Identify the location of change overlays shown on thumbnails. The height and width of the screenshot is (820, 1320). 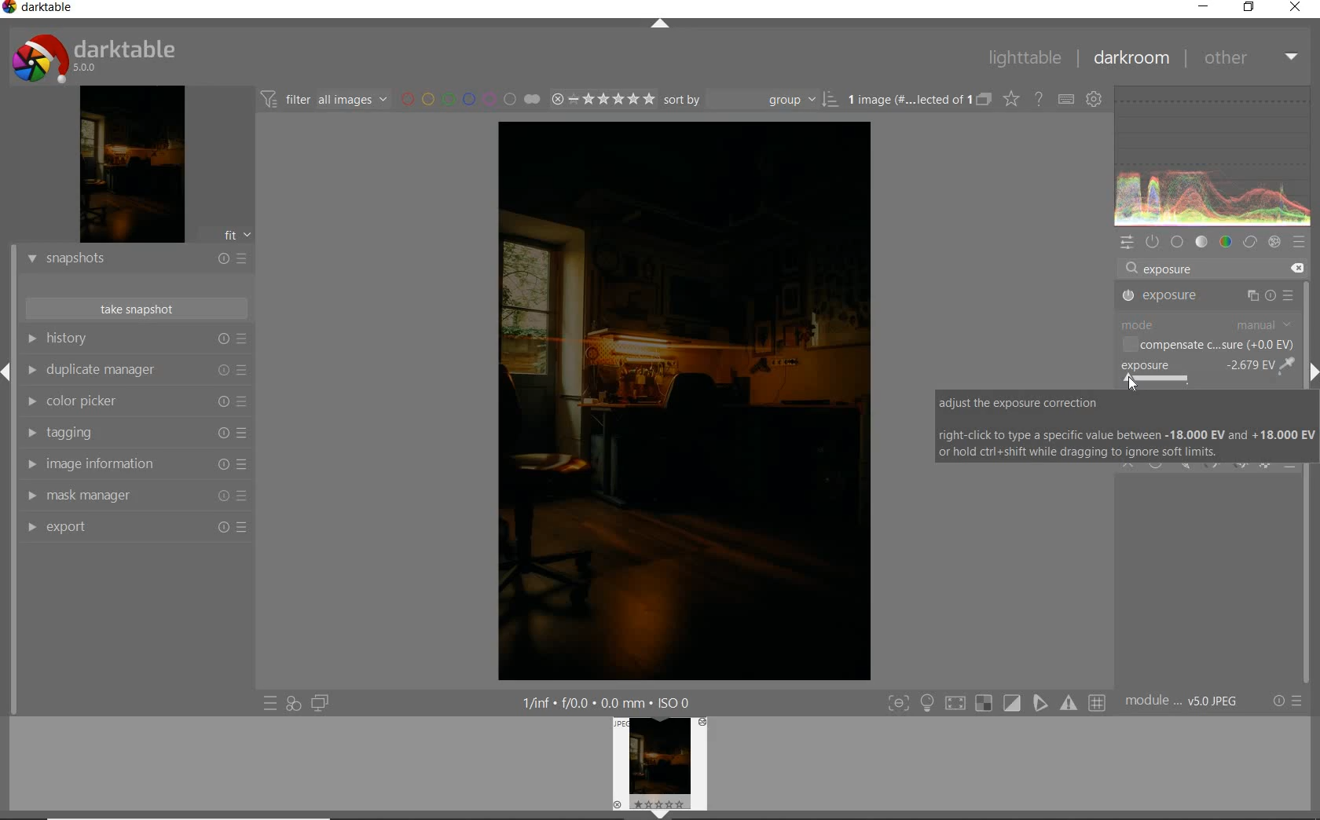
(1010, 101).